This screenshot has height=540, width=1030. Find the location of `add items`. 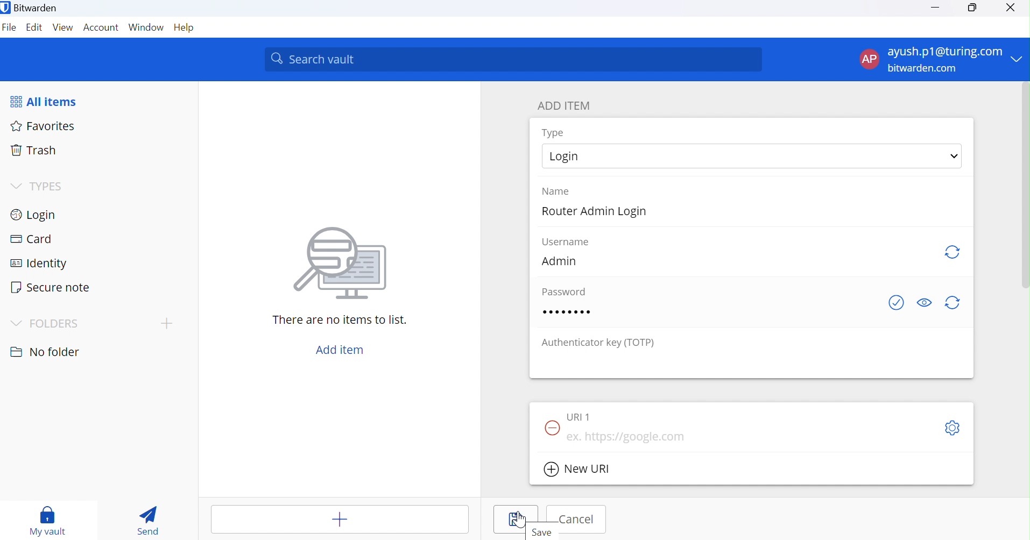

add items is located at coordinates (340, 519).